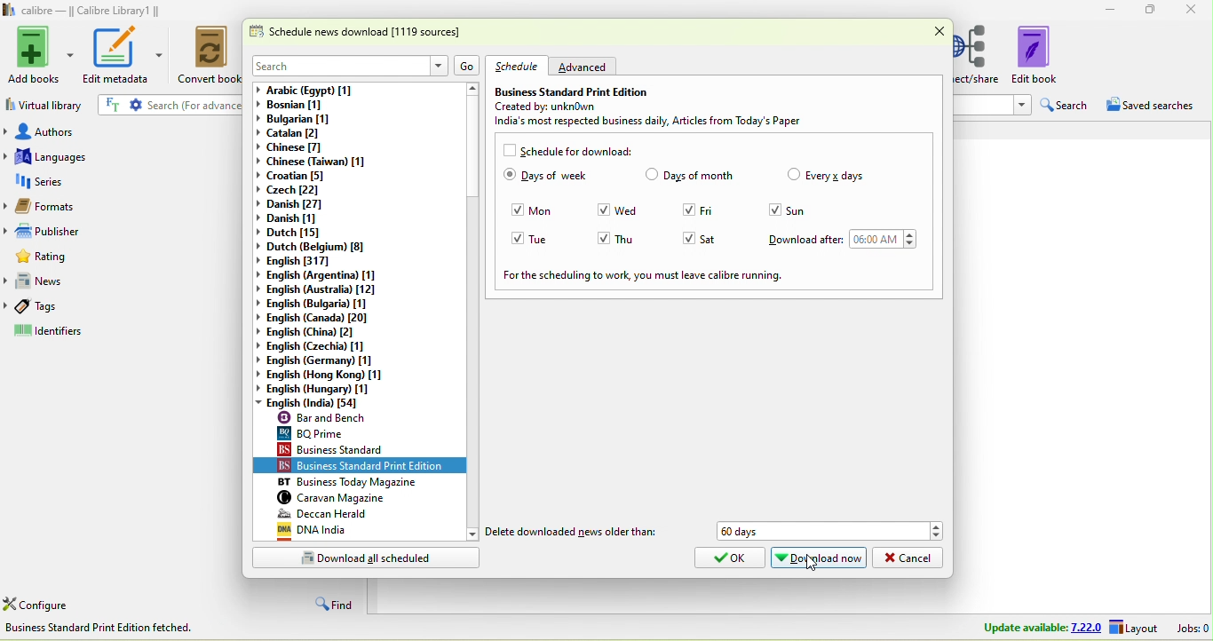  Describe the element at coordinates (818, 558) in the screenshot. I see `download now` at that location.